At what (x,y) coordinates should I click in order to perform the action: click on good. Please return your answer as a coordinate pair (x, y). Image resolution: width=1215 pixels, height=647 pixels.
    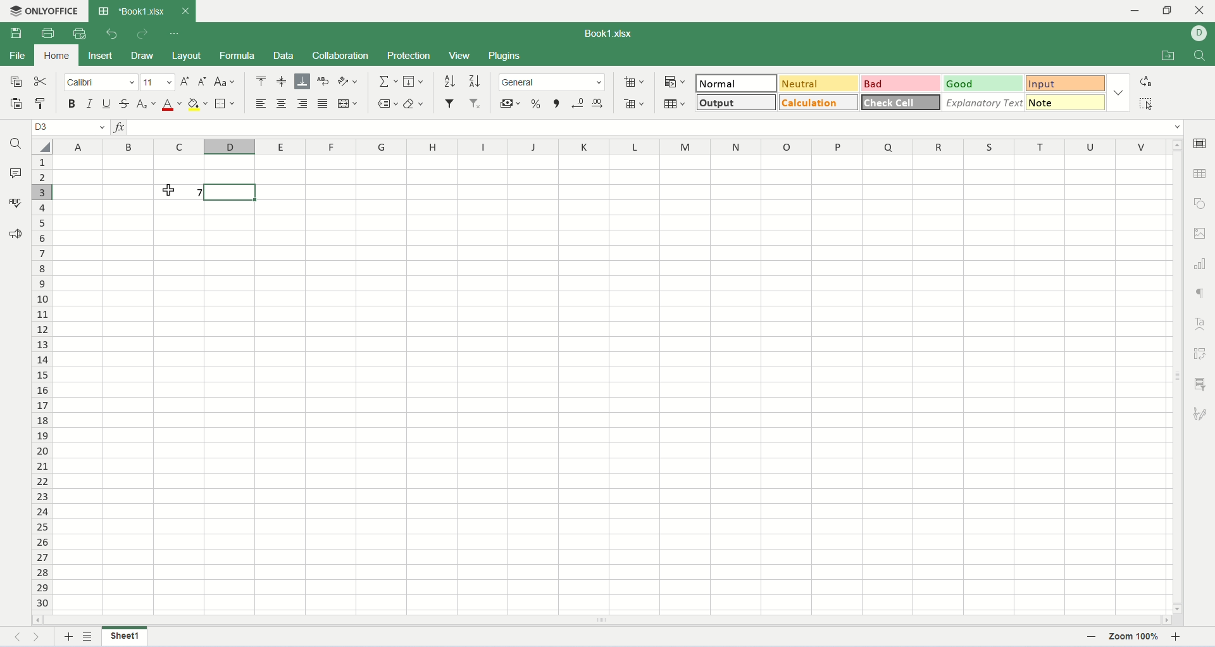
    Looking at the image, I should click on (983, 84).